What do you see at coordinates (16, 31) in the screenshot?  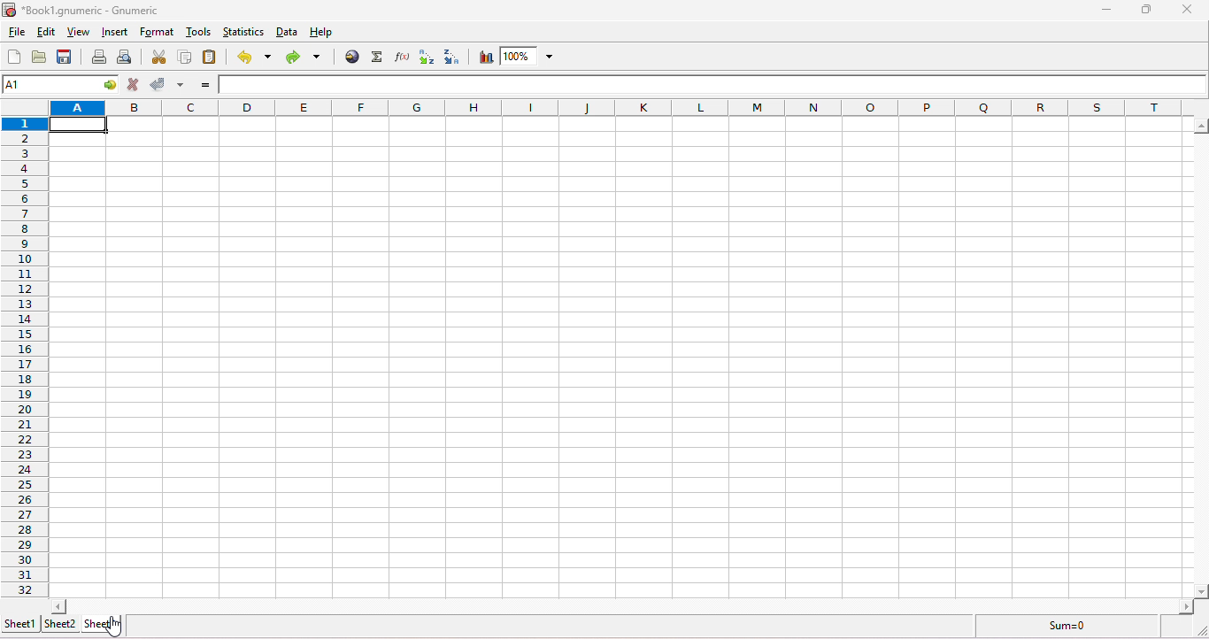 I see `file` at bounding box center [16, 31].